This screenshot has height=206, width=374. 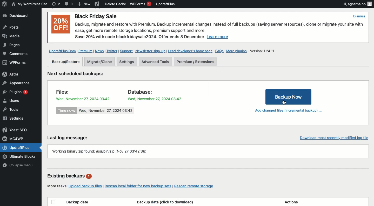 What do you see at coordinates (15, 63) in the screenshot?
I see `WPForms` at bounding box center [15, 63].